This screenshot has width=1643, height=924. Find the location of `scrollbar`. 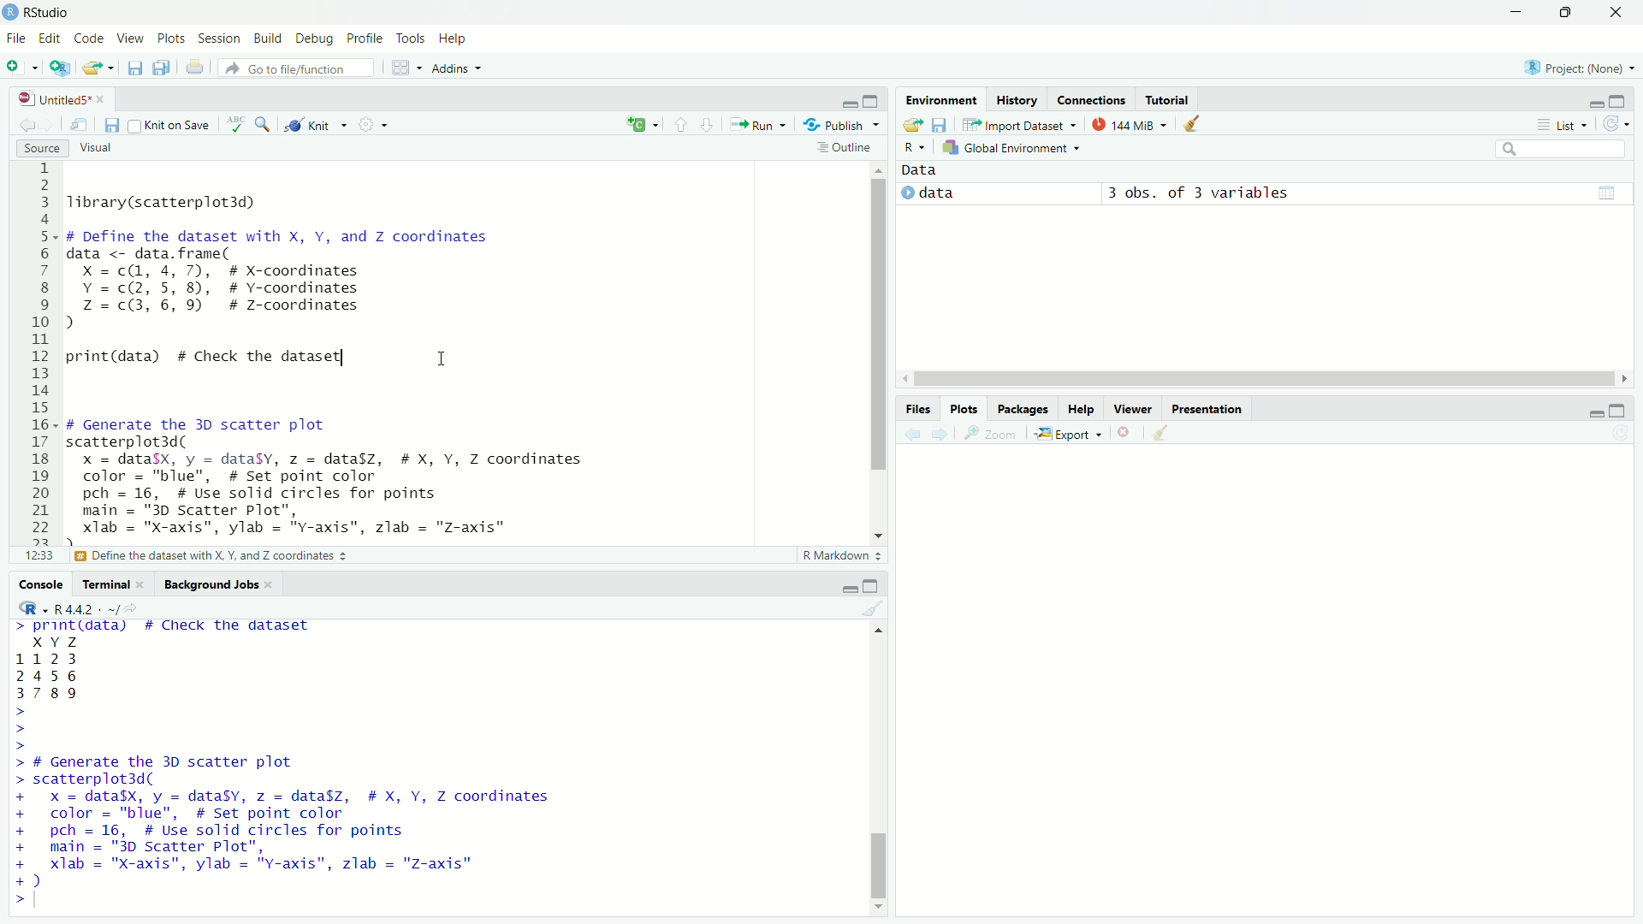

scrollbar is located at coordinates (878, 345).